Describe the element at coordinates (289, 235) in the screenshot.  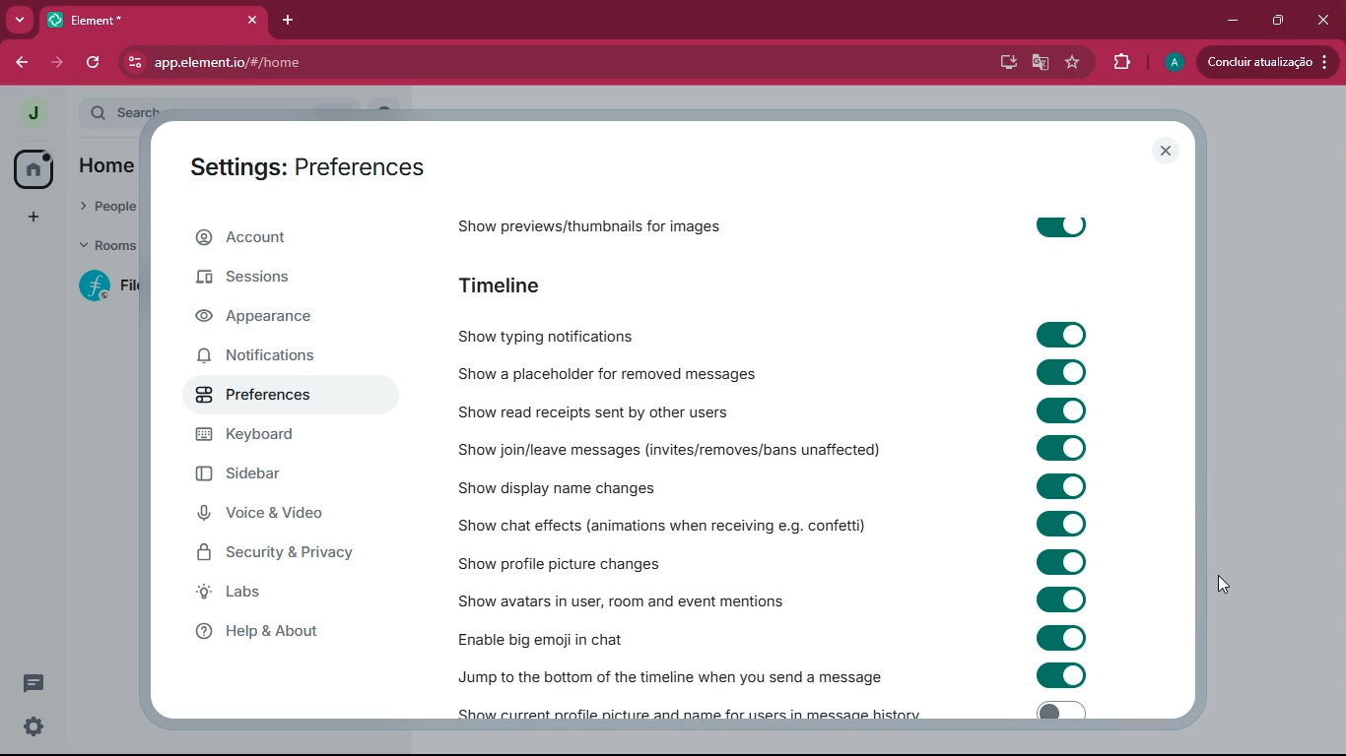
I see `account` at that location.